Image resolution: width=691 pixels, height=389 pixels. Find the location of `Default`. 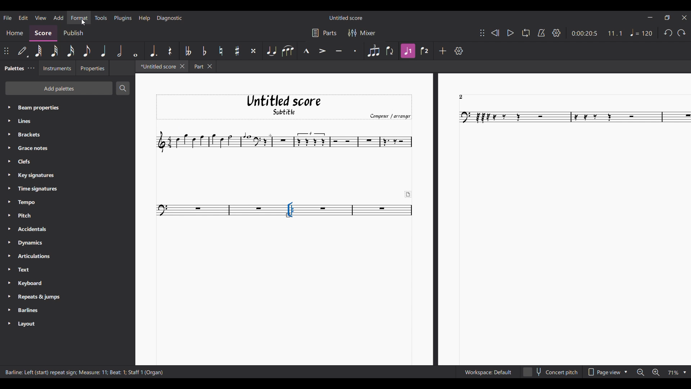

Default is located at coordinates (23, 51).